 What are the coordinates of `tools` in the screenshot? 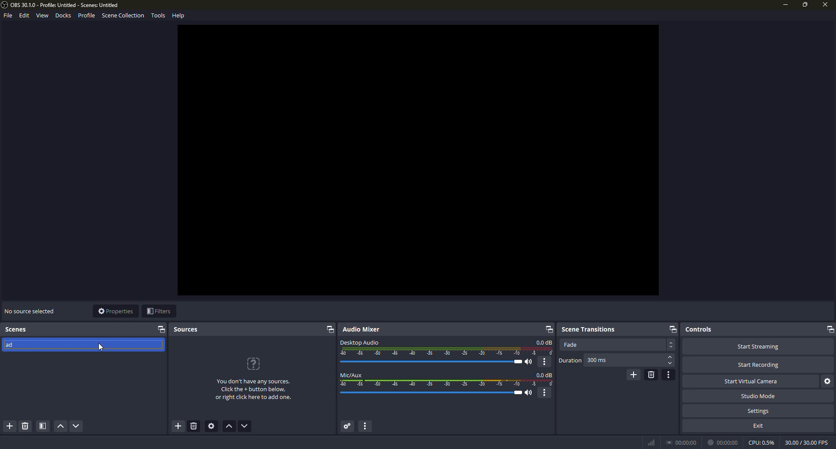 It's located at (158, 16).